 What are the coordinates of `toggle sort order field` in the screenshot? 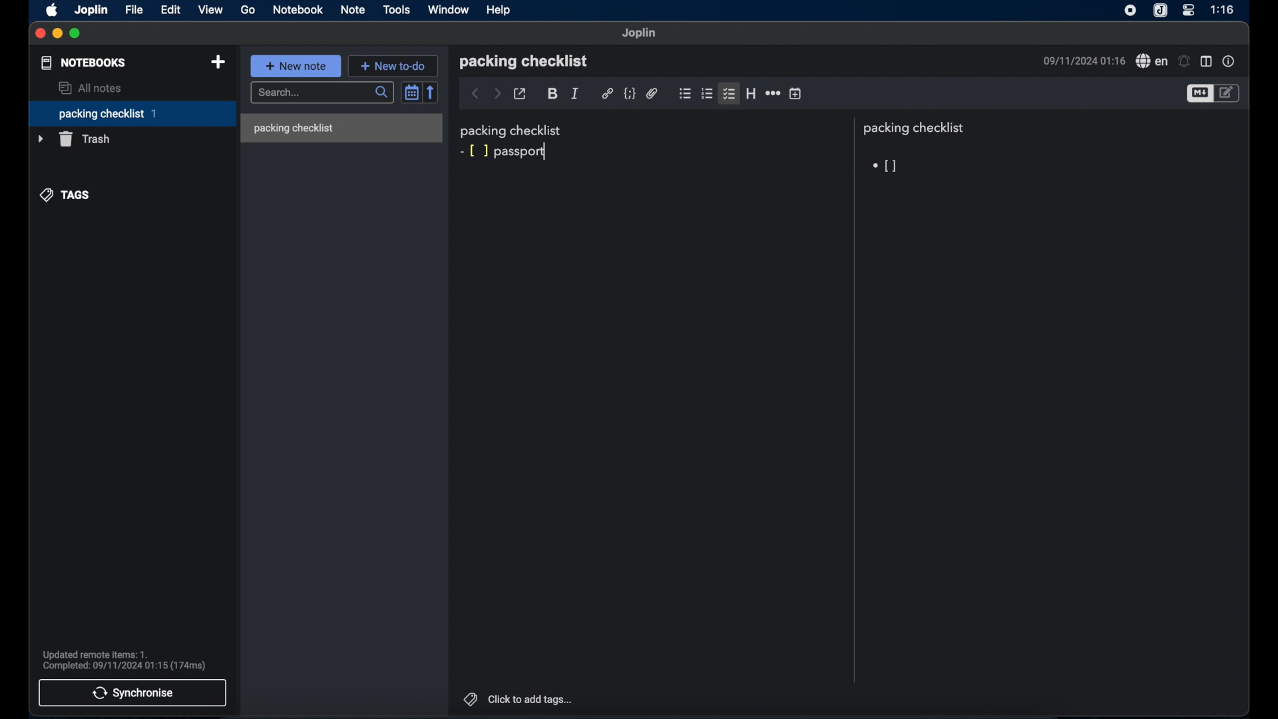 It's located at (411, 92).